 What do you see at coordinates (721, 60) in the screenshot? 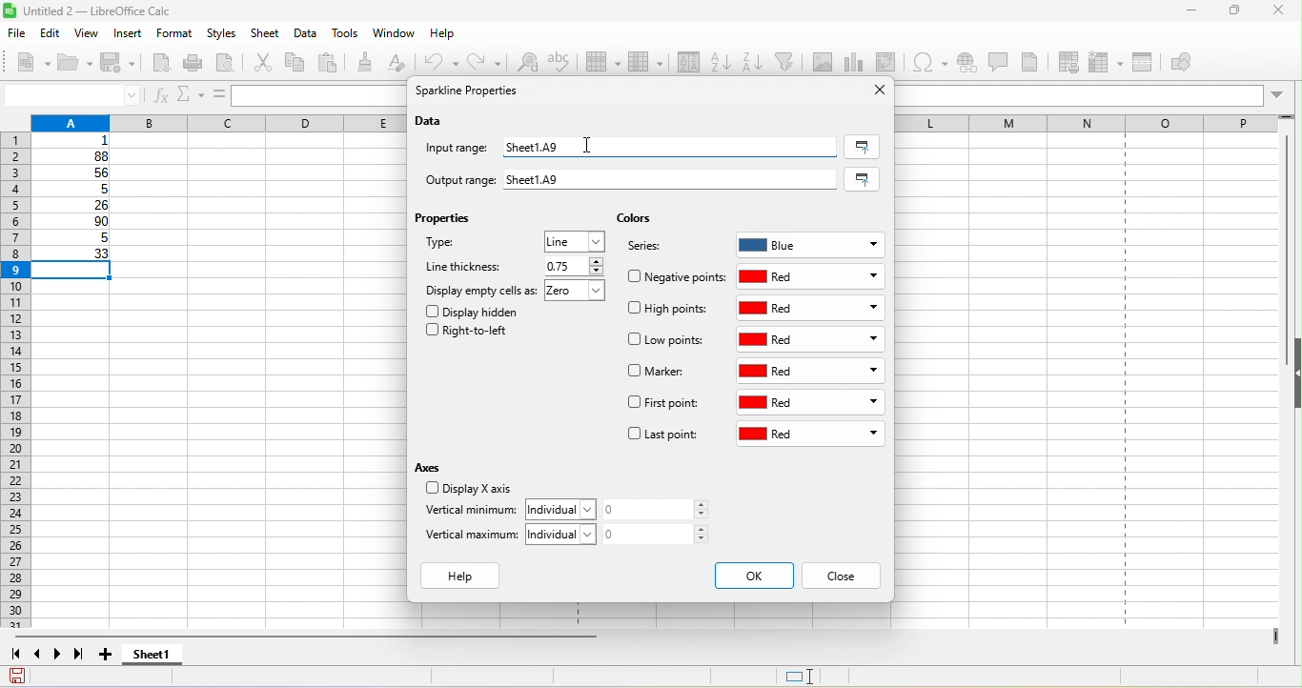
I see `sort ascending` at bounding box center [721, 60].